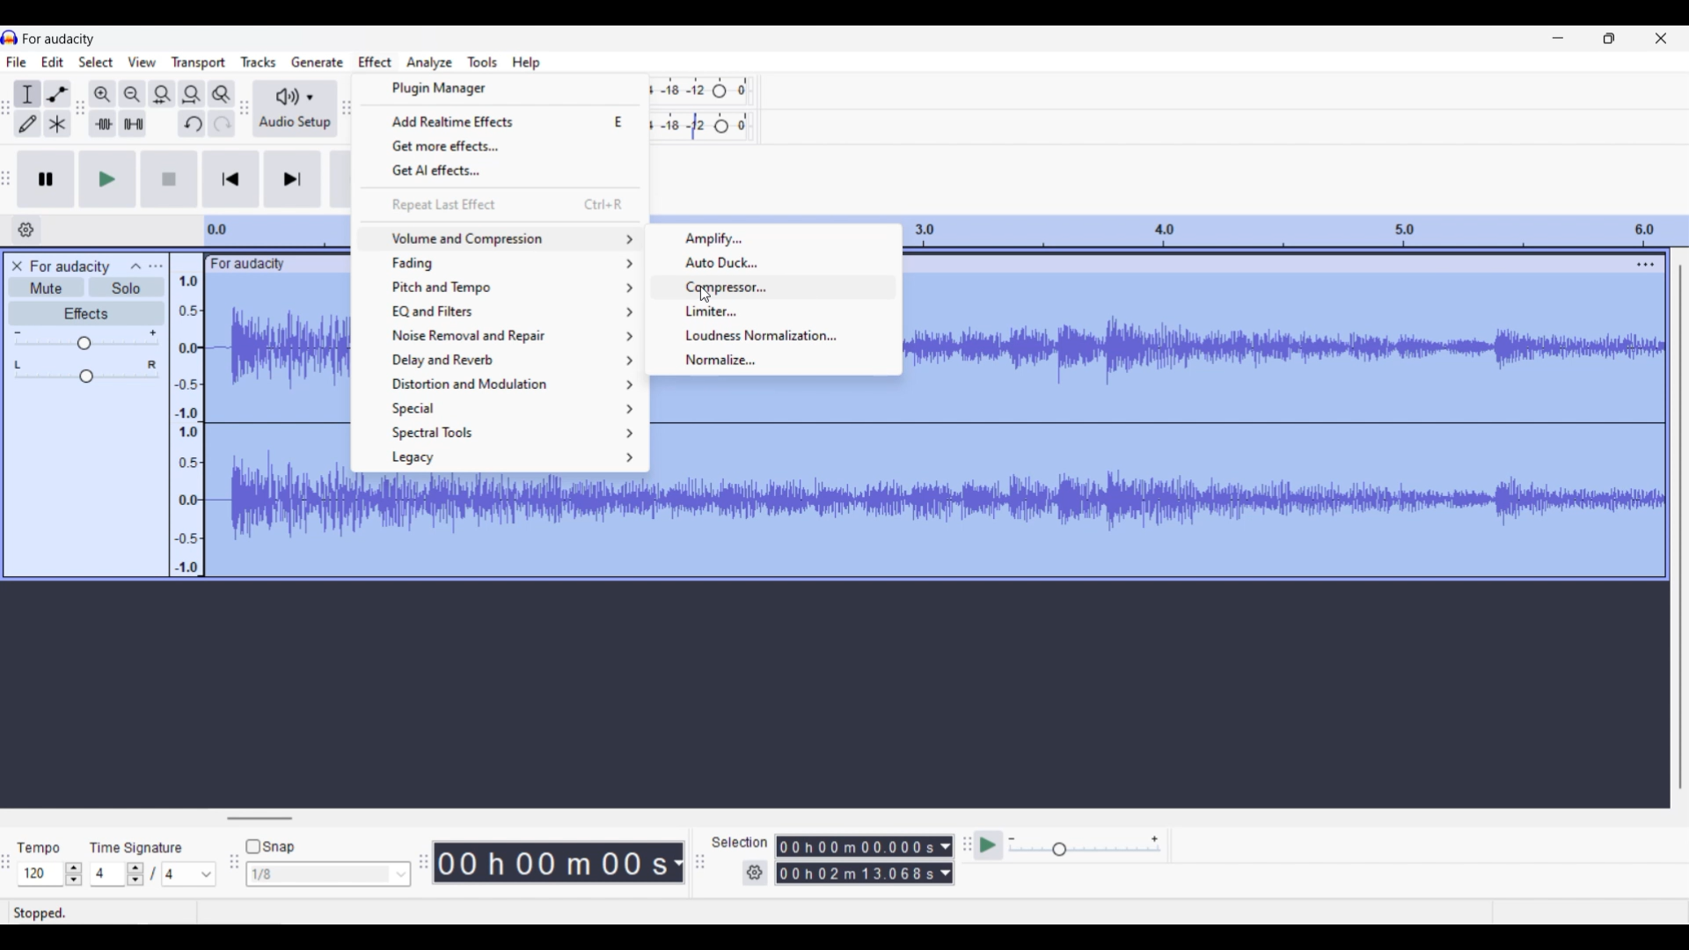 Image resolution: width=1689 pixels, height=950 pixels. I want to click on View menu, so click(142, 62).